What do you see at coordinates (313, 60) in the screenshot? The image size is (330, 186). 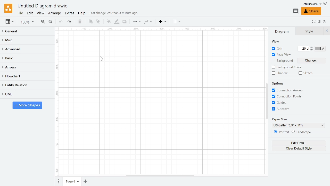 I see `Change background` at bounding box center [313, 60].